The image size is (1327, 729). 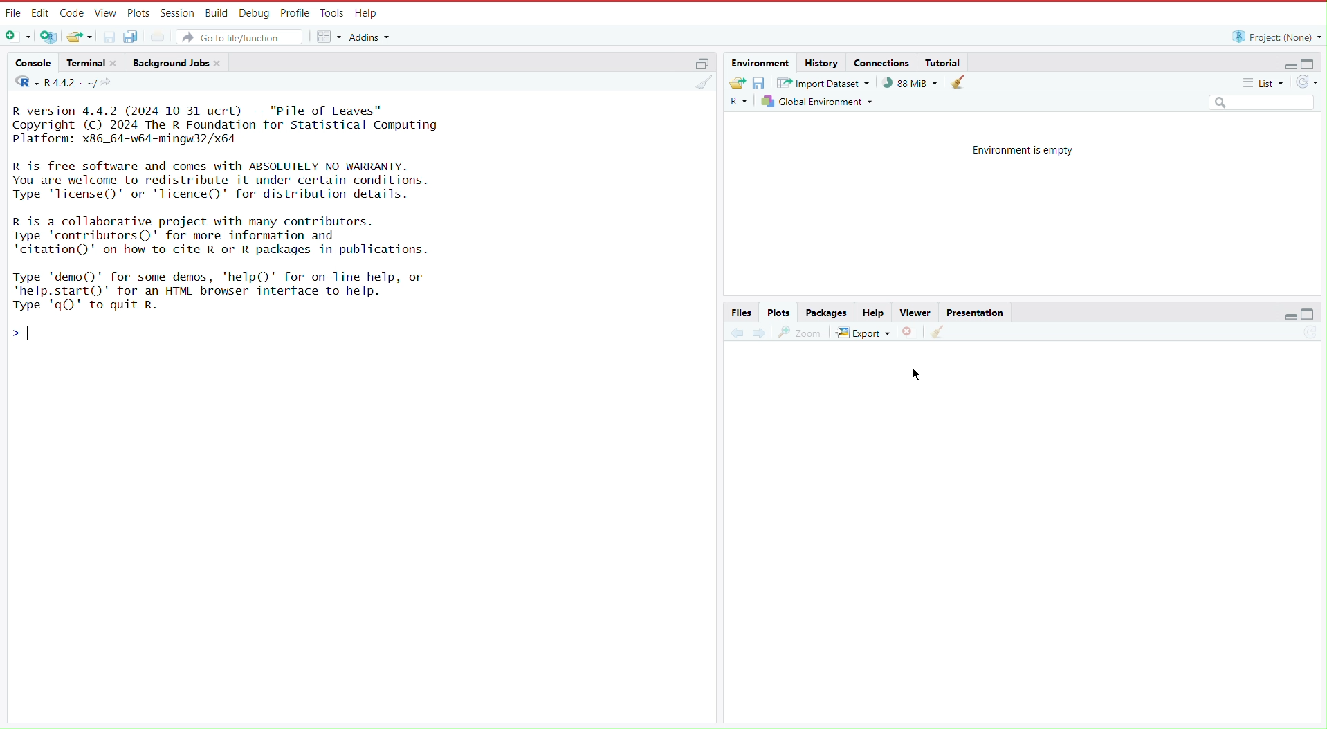 What do you see at coordinates (138, 36) in the screenshot?
I see `Save all open documents (Ctrl + Alt + S)` at bounding box center [138, 36].